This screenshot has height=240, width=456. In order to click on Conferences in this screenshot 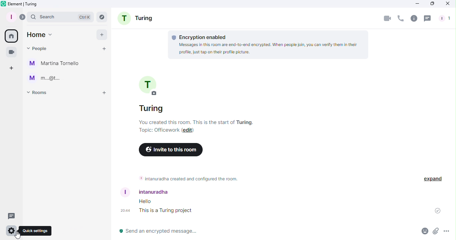, I will do `click(11, 51)`.